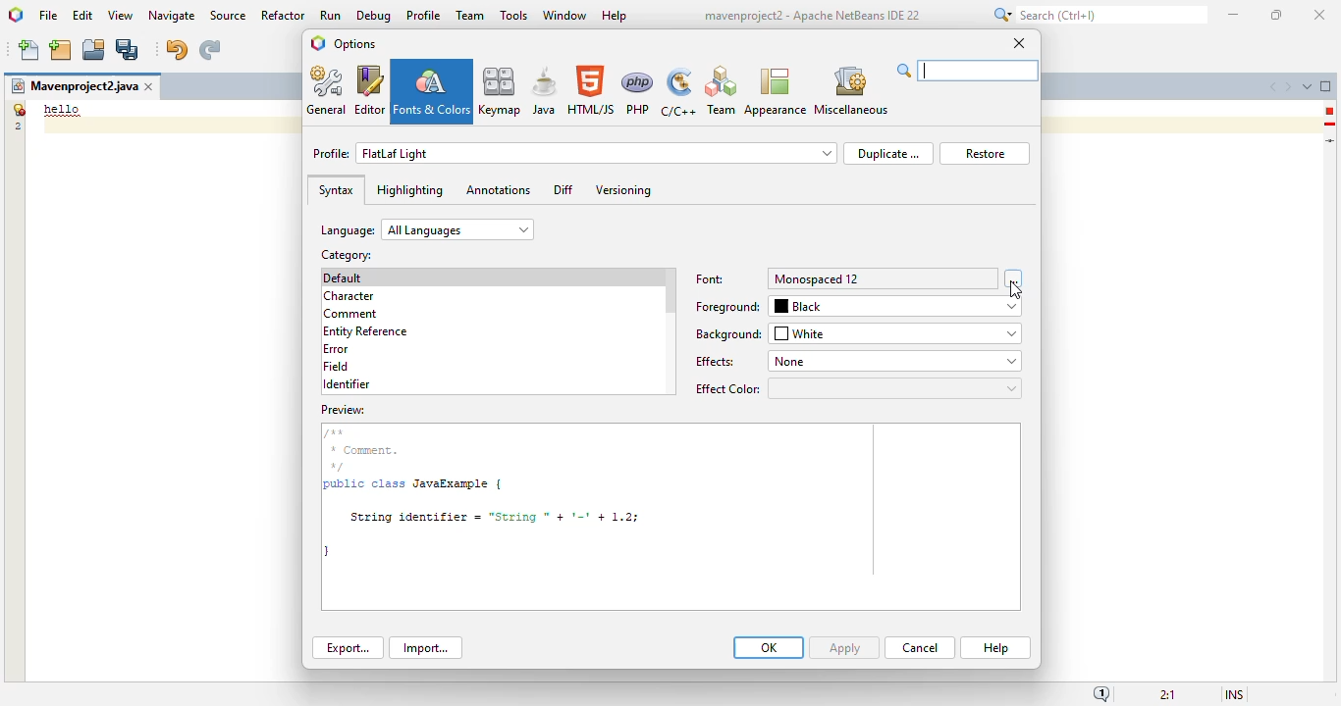 This screenshot has width=1341, height=706. I want to click on current line, so click(1331, 140).